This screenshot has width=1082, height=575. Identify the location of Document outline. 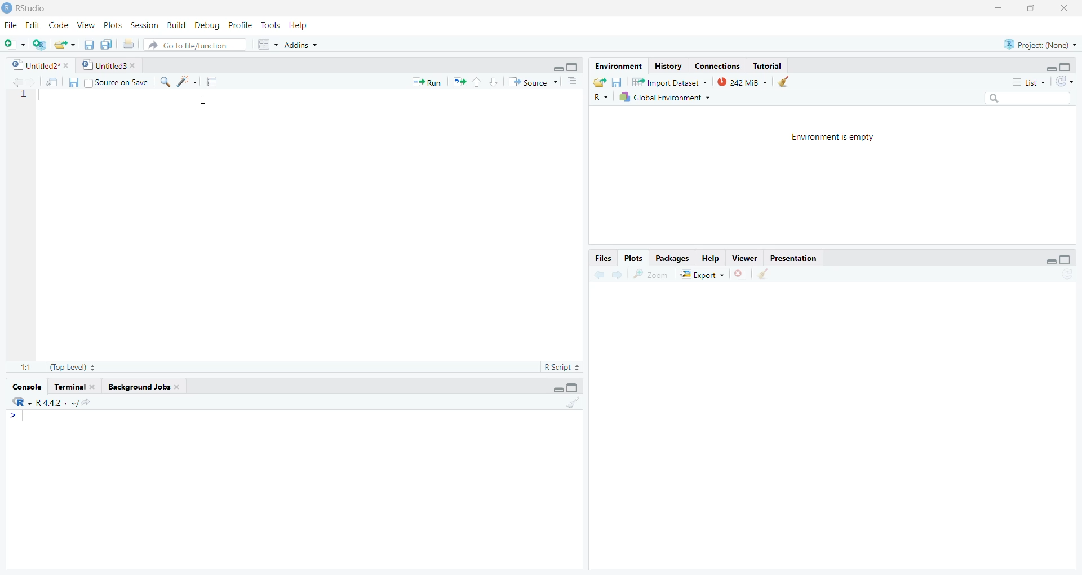
(573, 83).